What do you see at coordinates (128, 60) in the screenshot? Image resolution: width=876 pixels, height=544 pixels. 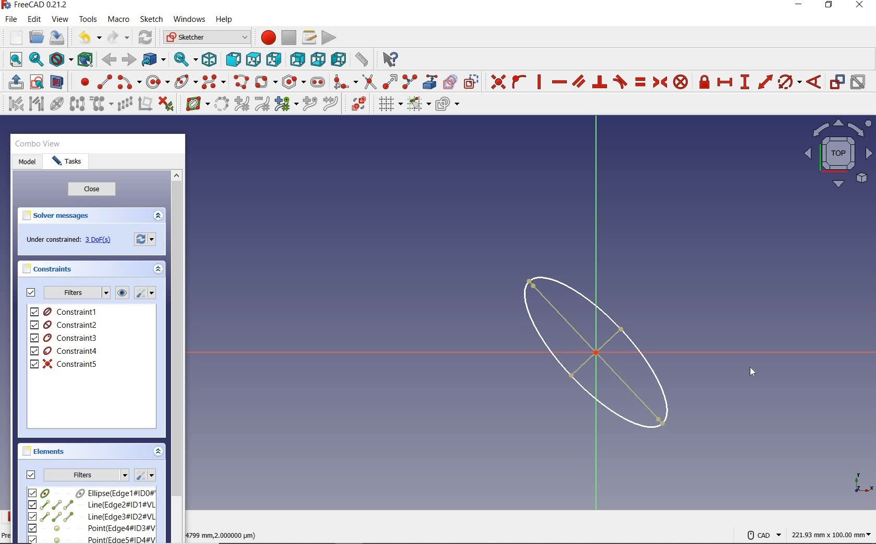 I see `forward` at bounding box center [128, 60].